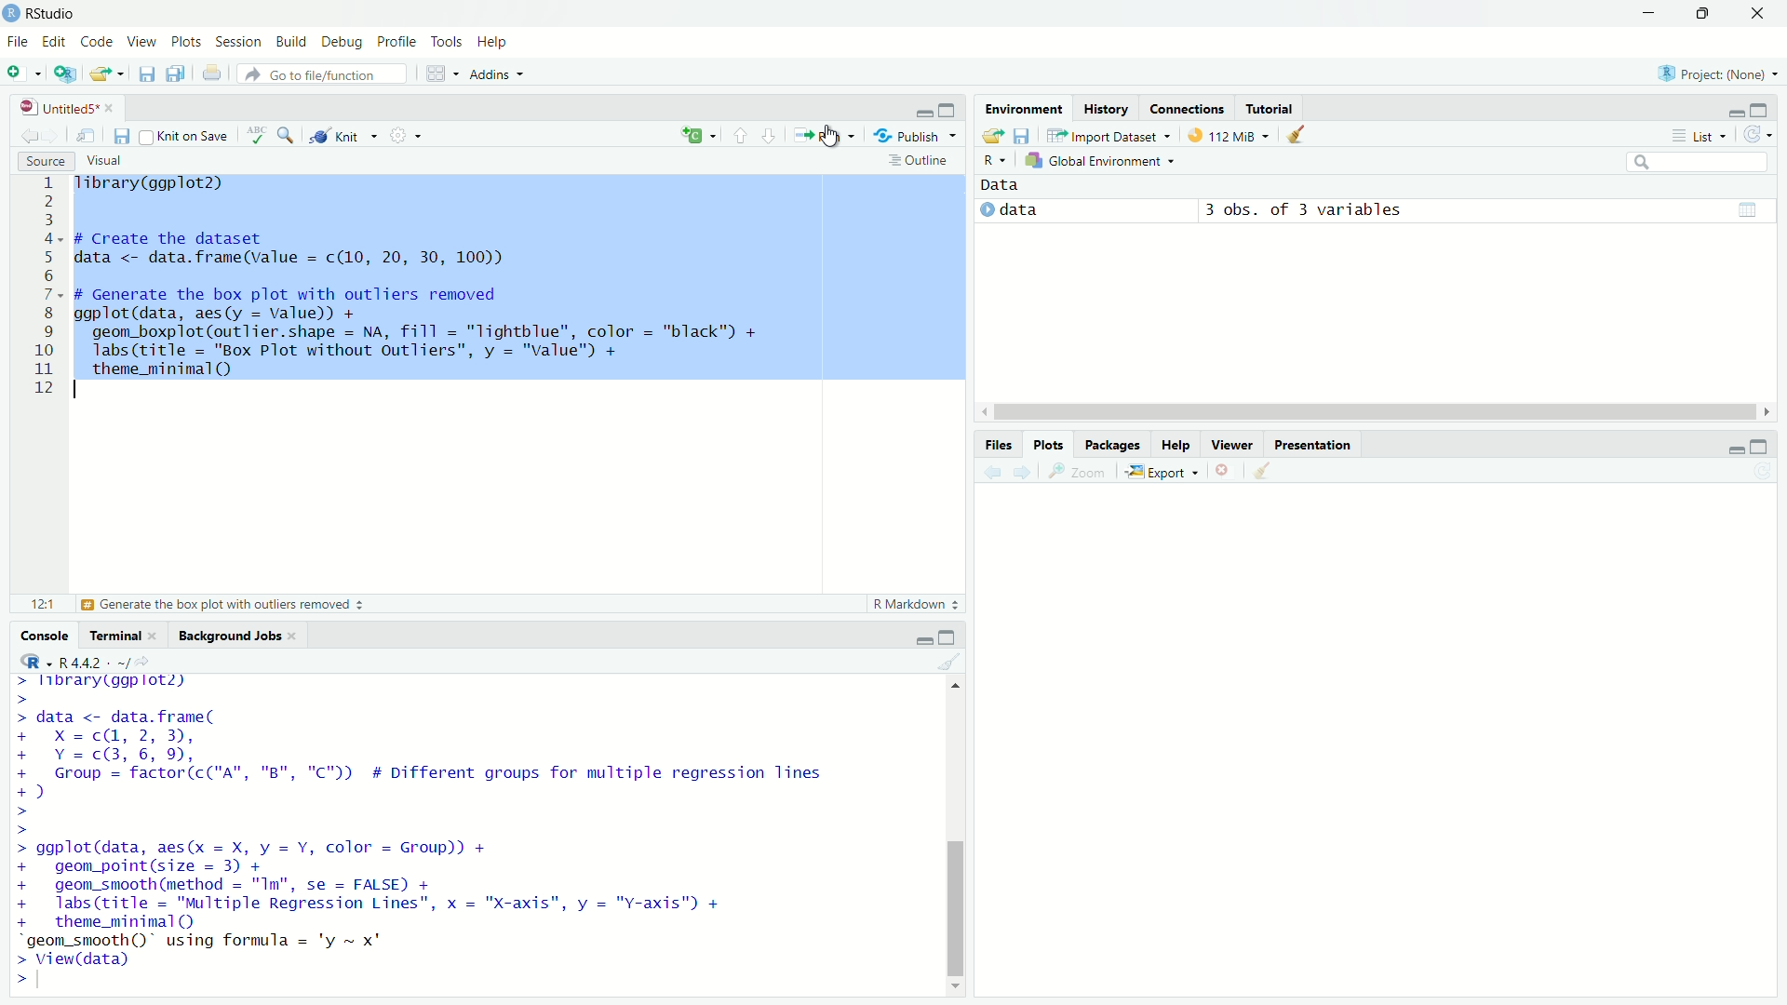 The width and height of the screenshot is (1787, 1005). Describe the element at coordinates (1222, 470) in the screenshot. I see `close` at that location.